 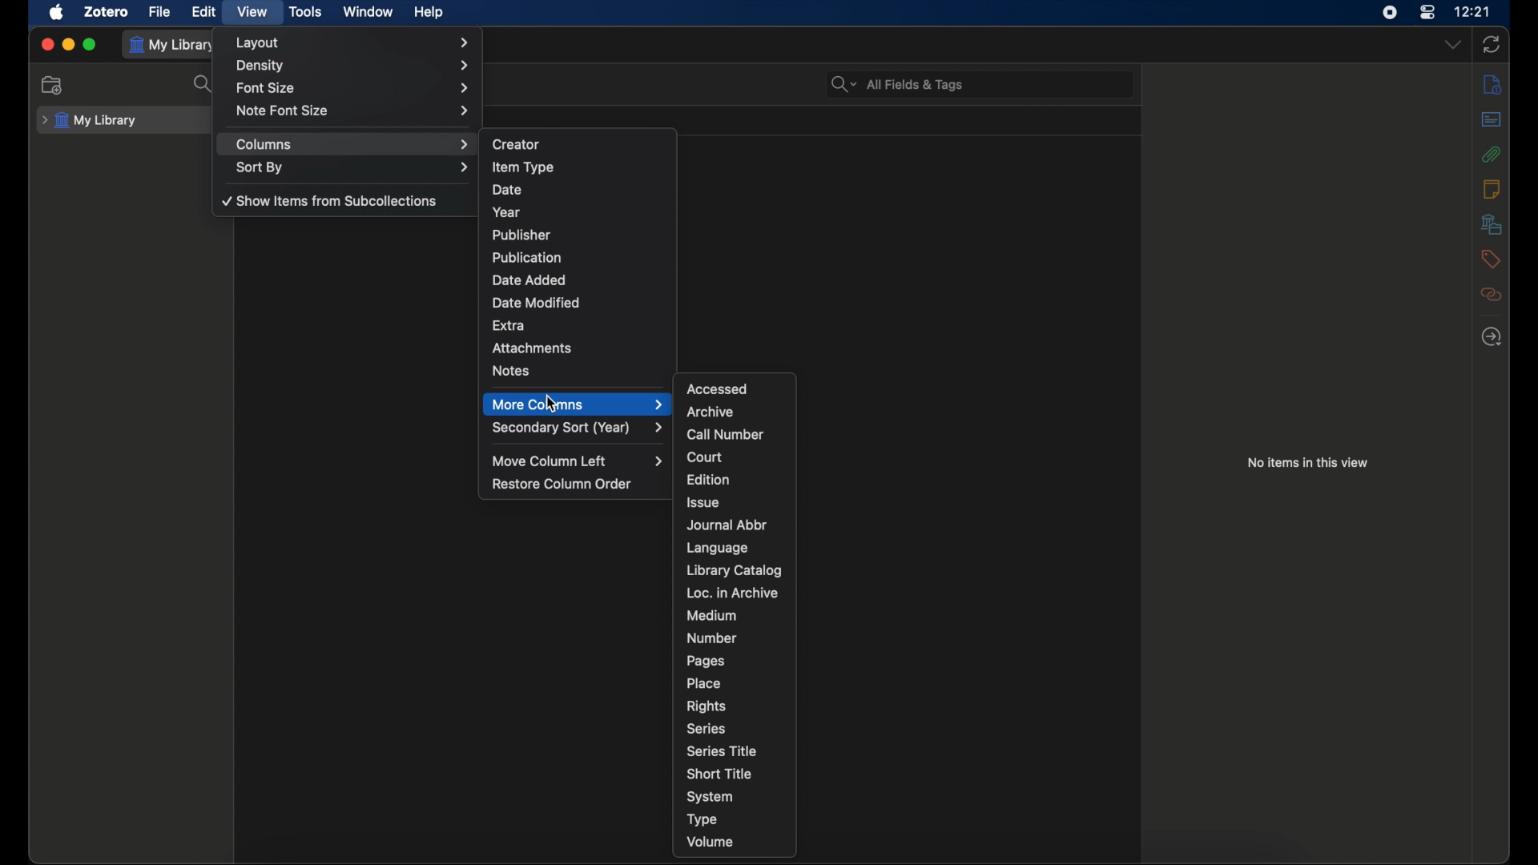 What do you see at coordinates (705, 819) in the screenshot?
I see `type` at bounding box center [705, 819].